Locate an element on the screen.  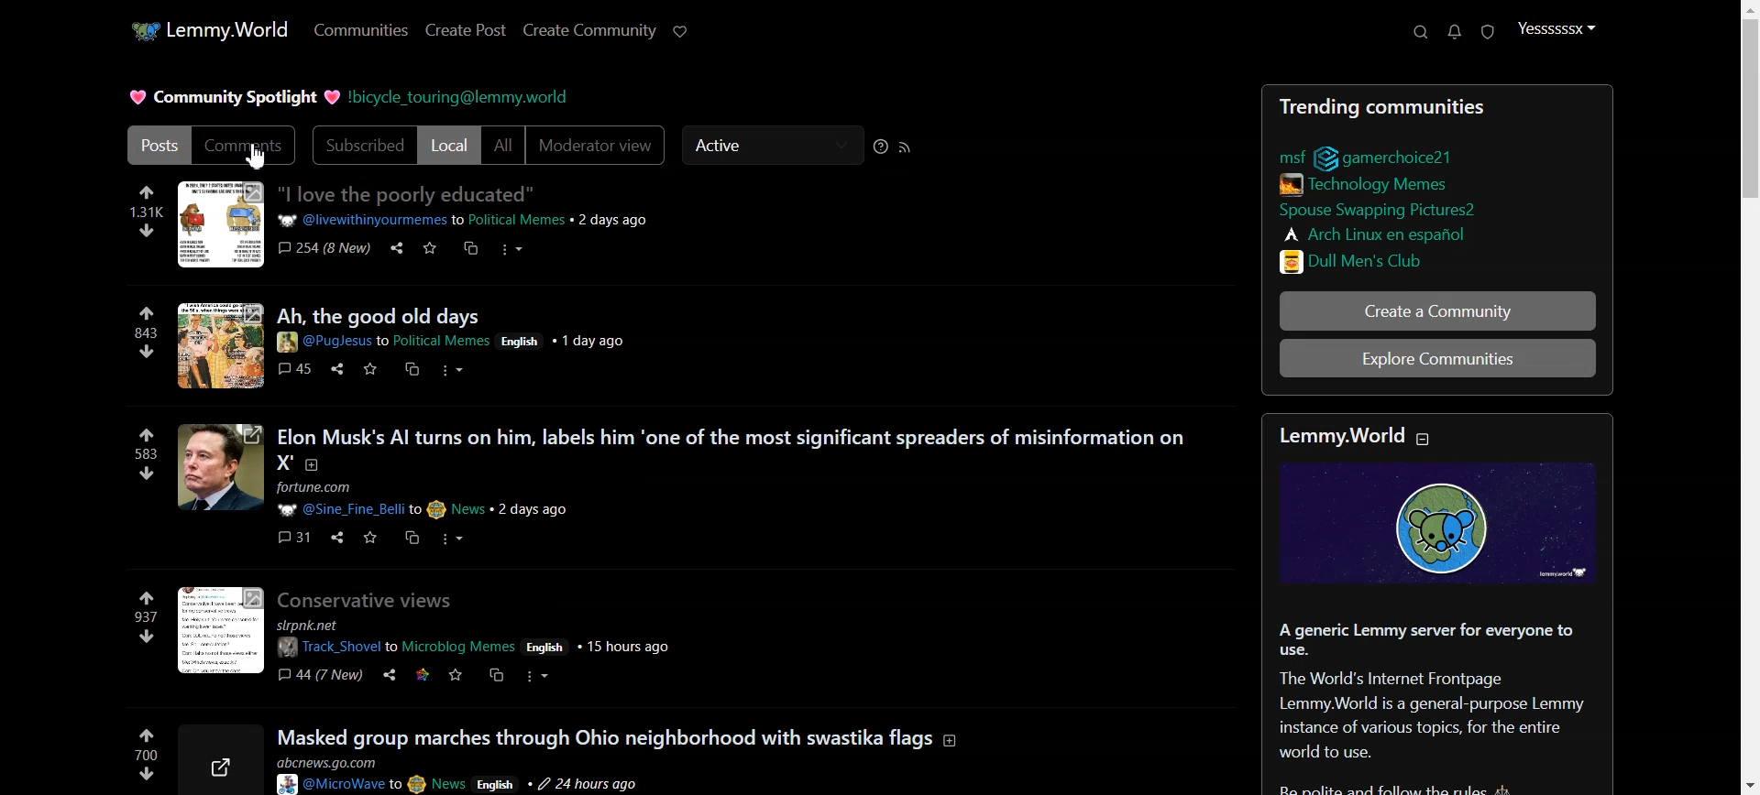
Posts is located at coordinates (156, 145).